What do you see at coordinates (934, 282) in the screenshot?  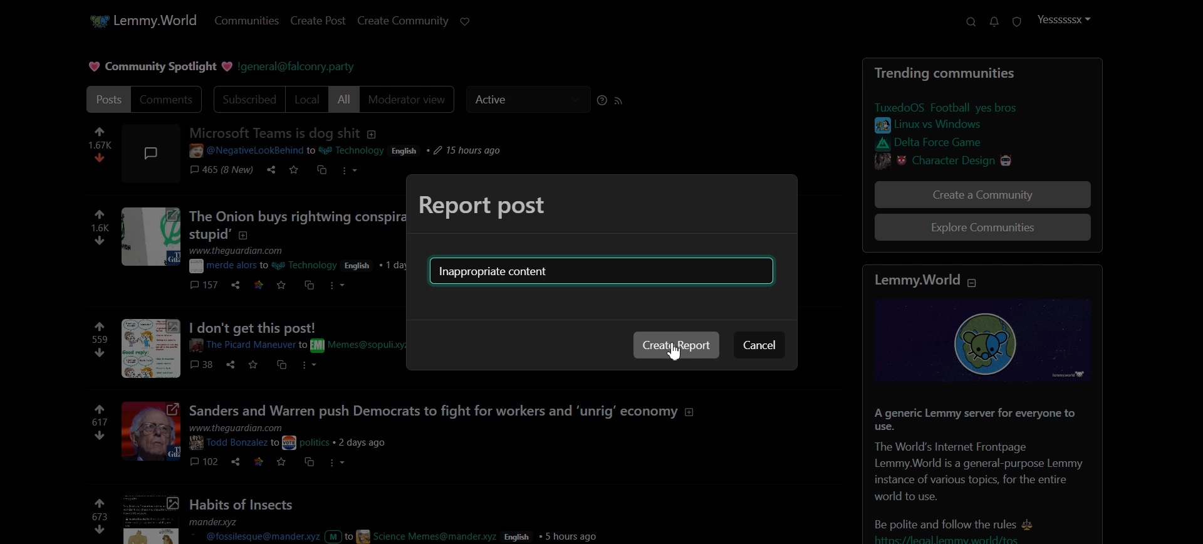 I see `text` at bounding box center [934, 282].